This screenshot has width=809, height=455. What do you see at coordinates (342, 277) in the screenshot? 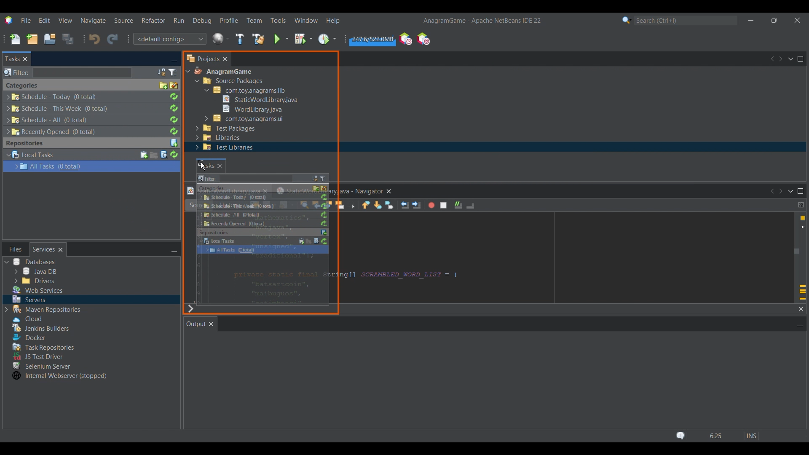
I see `` at bounding box center [342, 277].